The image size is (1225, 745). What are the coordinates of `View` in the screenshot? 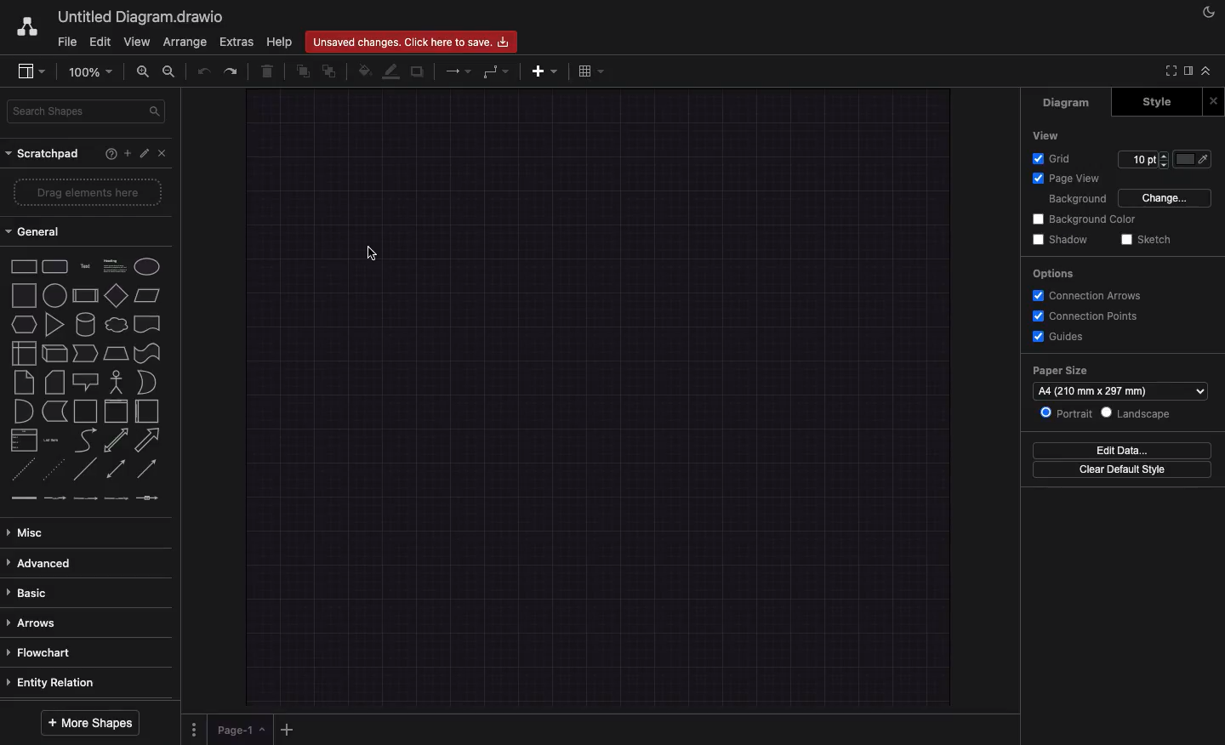 It's located at (1051, 134).